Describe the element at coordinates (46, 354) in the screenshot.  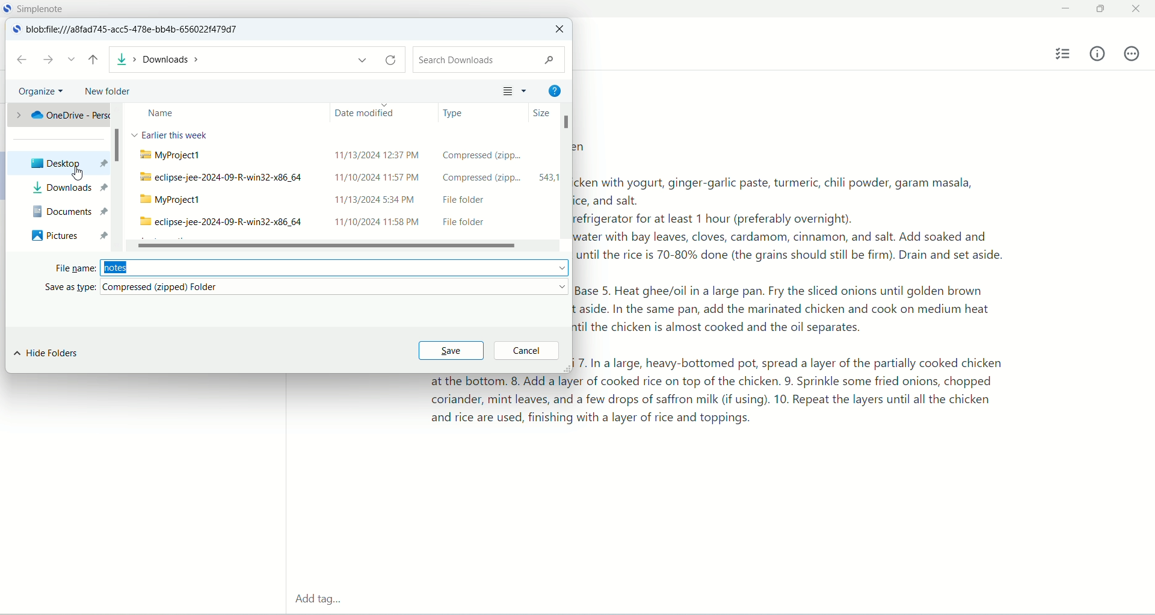
I see `hide folders` at that location.